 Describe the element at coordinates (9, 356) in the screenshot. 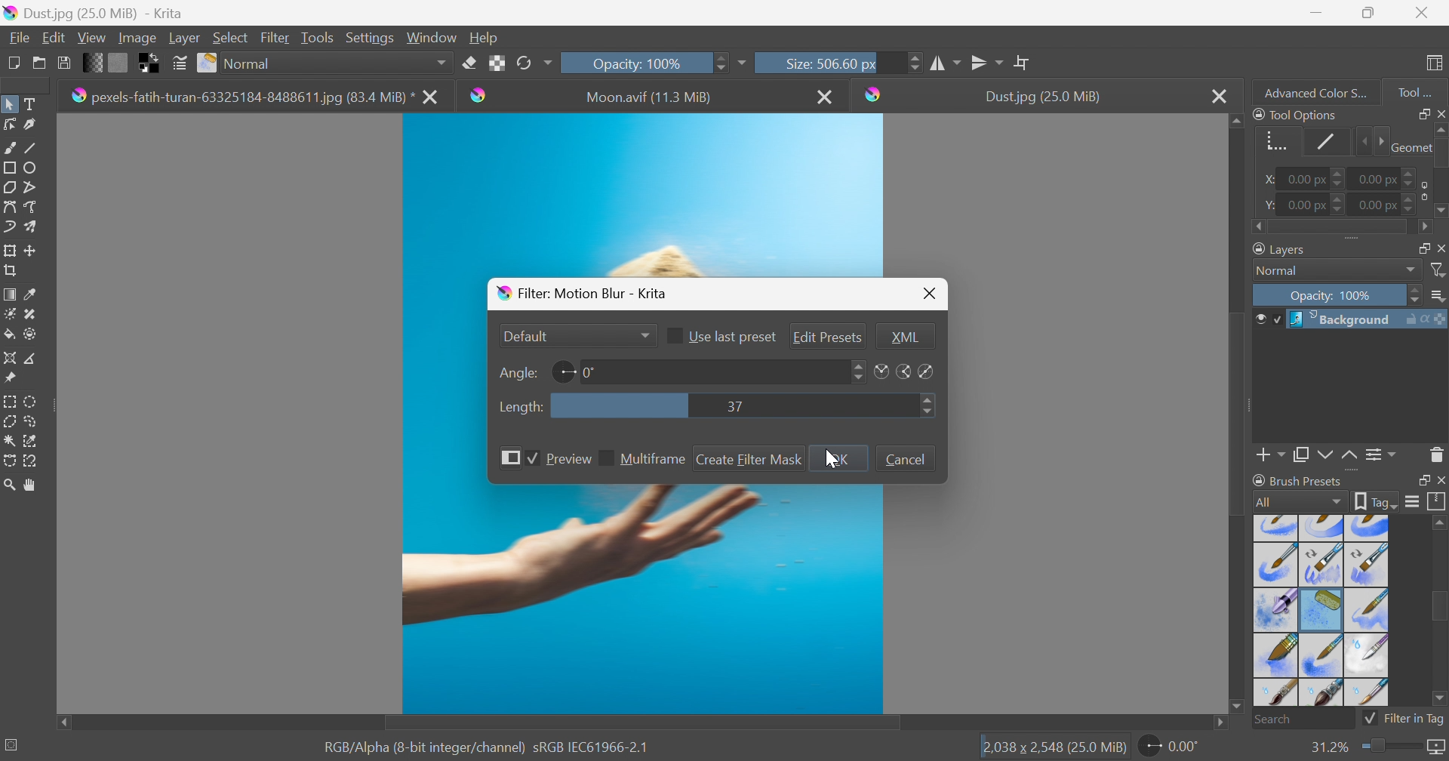

I see `Assistant tool` at that location.